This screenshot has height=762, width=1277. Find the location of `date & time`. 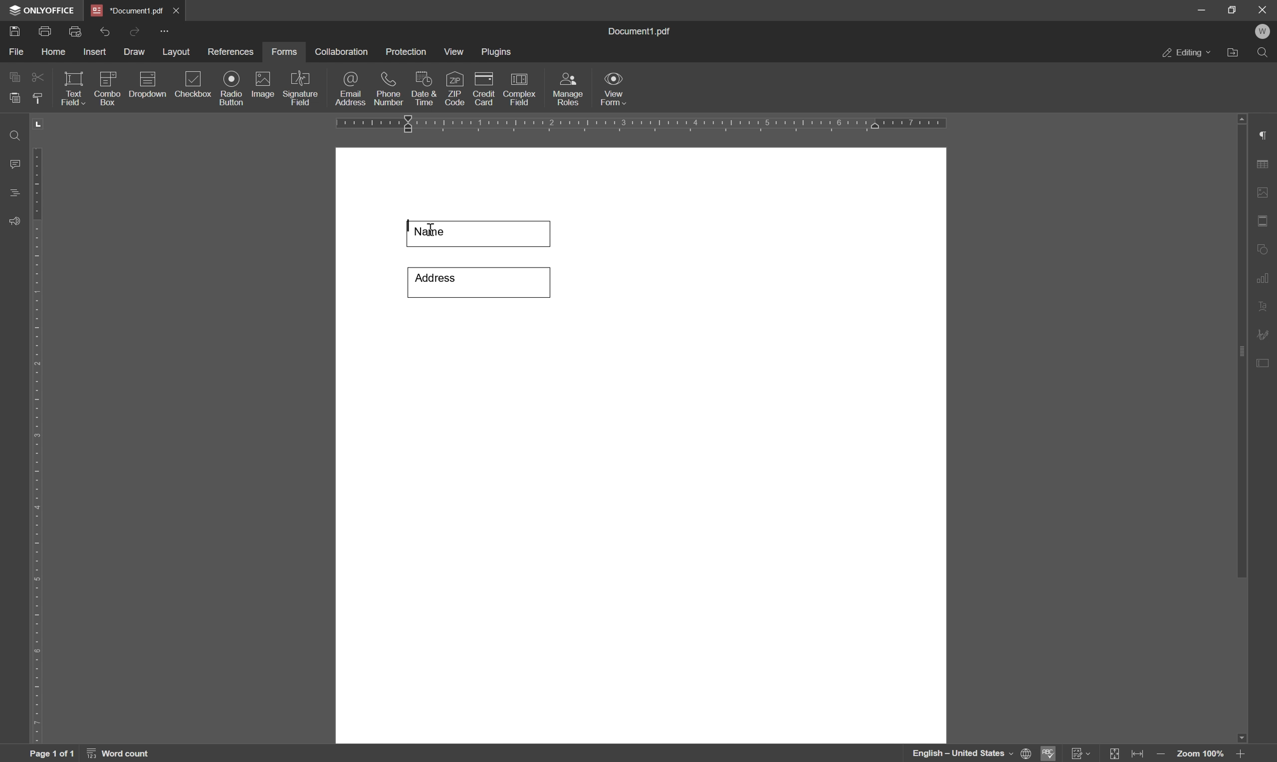

date & time is located at coordinates (423, 87).